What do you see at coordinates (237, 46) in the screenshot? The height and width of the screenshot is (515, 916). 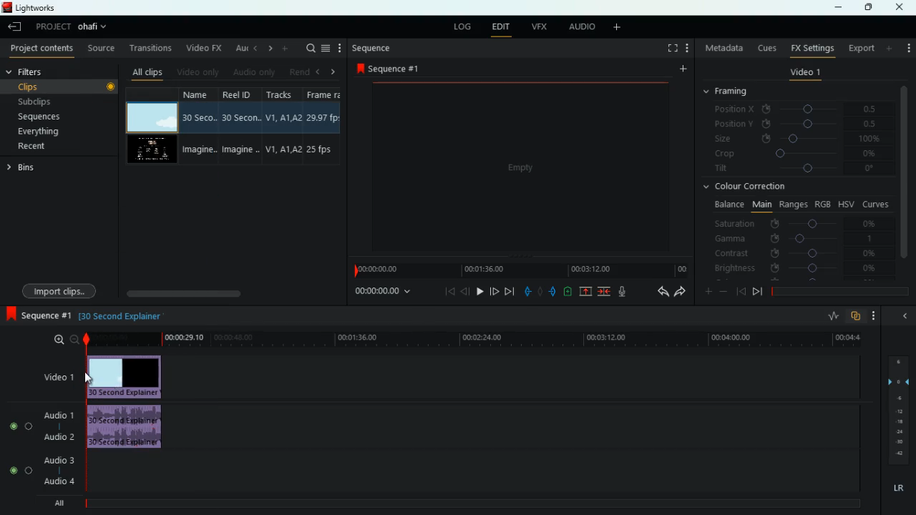 I see `au` at bounding box center [237, 46].